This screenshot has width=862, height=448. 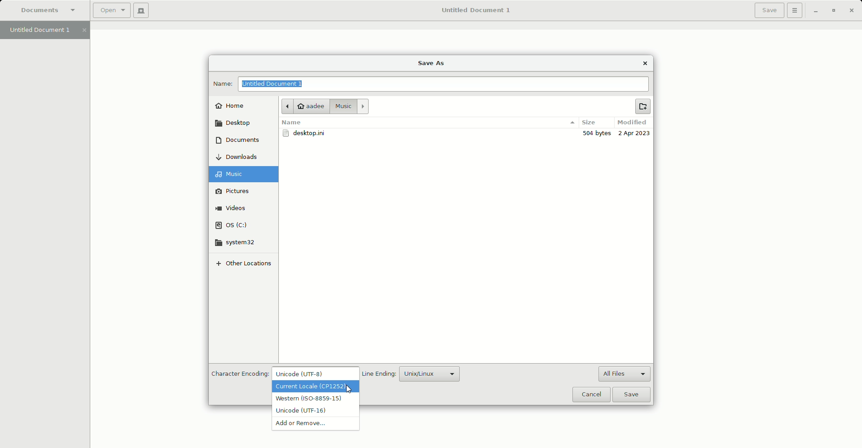 I want to click on New, so click(x=140, y=11).